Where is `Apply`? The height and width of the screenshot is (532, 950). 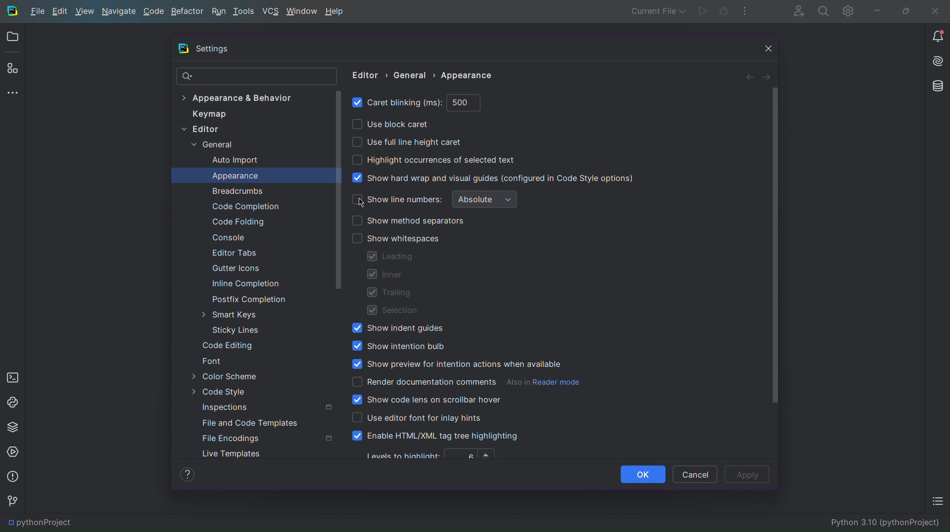 Apply is located at coordinates (749, 474).